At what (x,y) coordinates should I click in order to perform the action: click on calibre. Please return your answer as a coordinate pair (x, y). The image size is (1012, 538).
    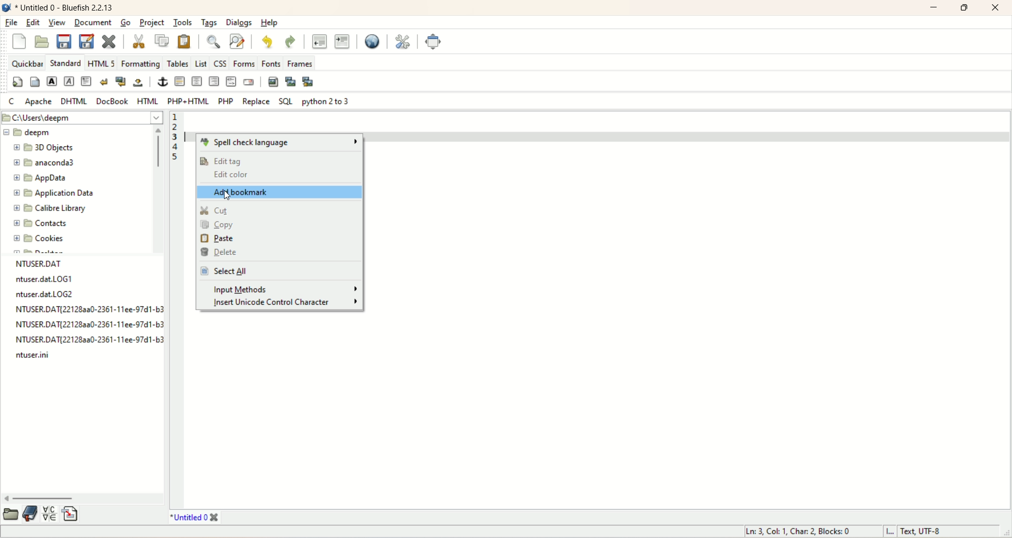
    Looking at the image, I should click on (47, 210).